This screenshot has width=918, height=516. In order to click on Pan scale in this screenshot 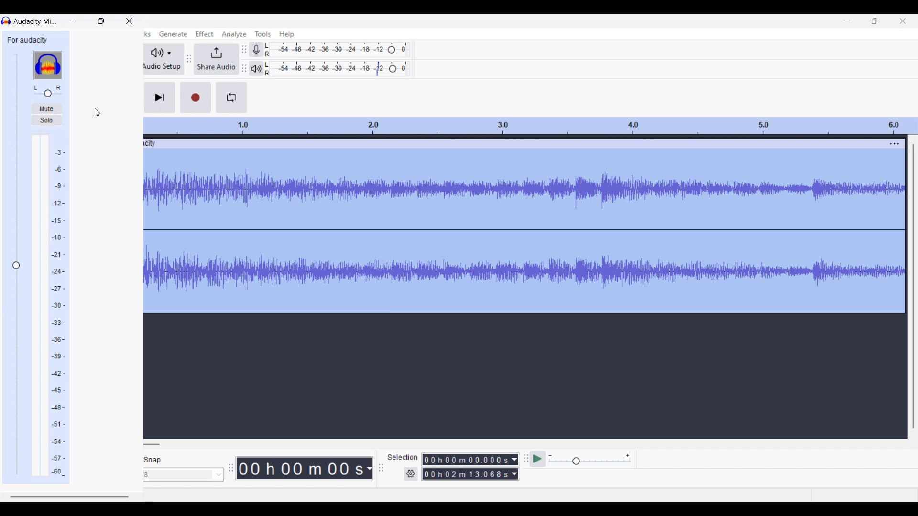, I will do `click(48, 91)`.